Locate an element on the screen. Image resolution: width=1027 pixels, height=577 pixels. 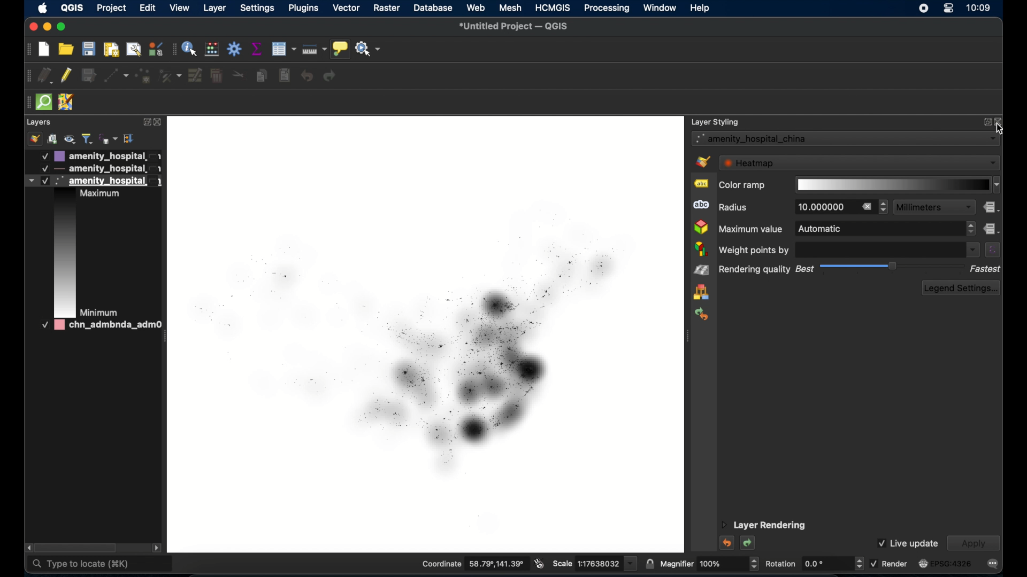
apply is located at coordinates (974, 543).